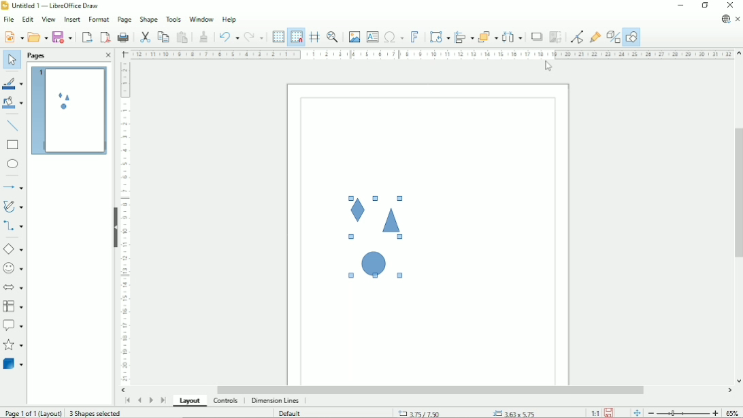 The width and height of the screenshot is (743, 418). Describe the element at coordinates (126, 390) in the screenshot. I see `Horizontal scroll button` at that location.